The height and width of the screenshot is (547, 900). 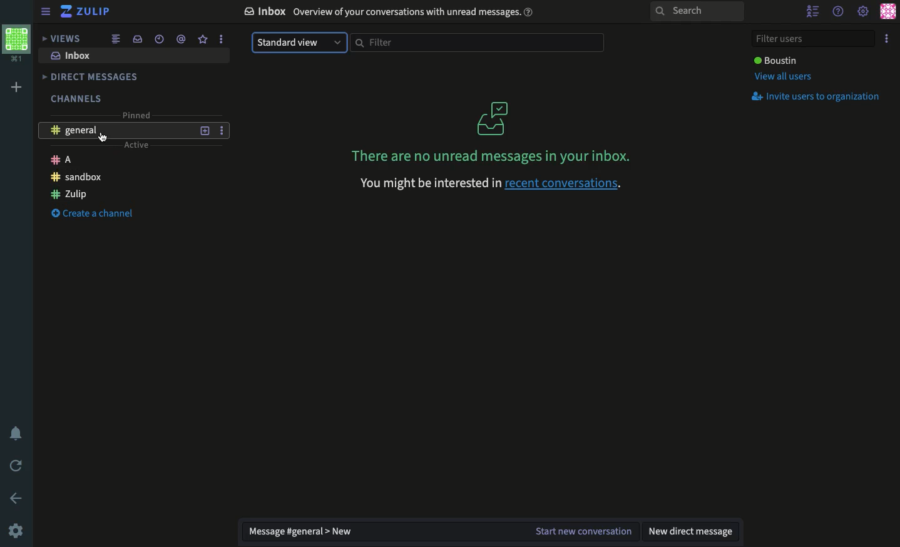 What do you see at coordinates (223, 39) in the screenshot?
I see `More Options` at bounding box center [223, 39].